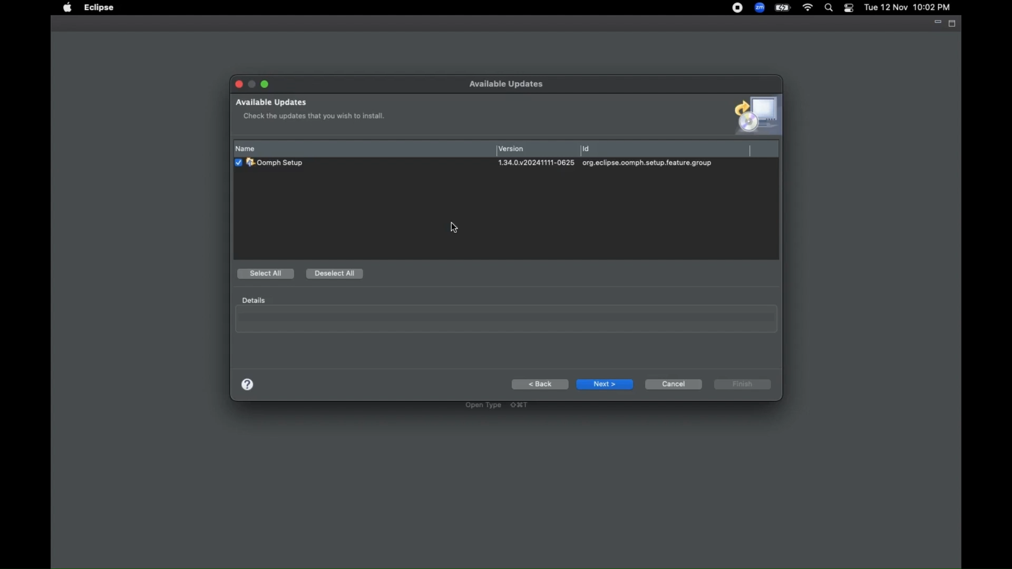 This screenshot has height=569, width=1012. Describe the element at coordinates (494, 164) in the screenshot. I see `Oomph Setup 1.34.0v20241111-0625 org.eclipse.oomph.setup.feature.group` at that location.